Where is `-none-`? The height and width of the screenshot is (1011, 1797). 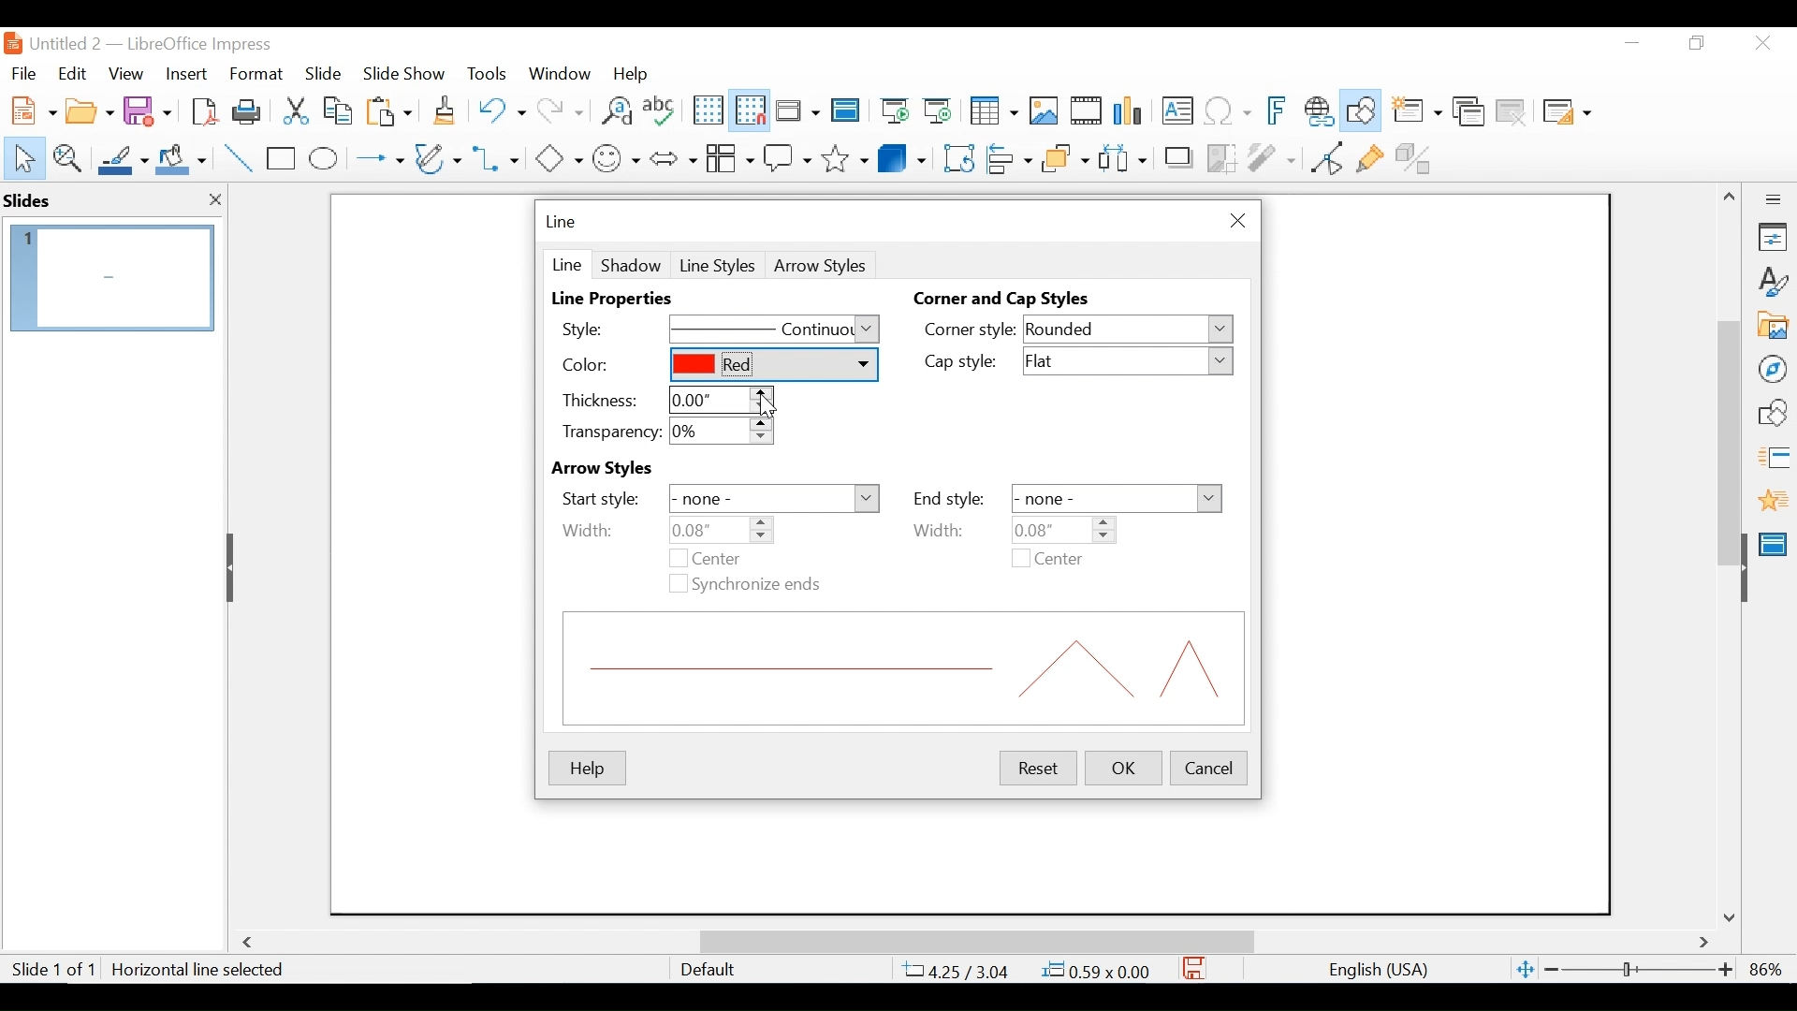
-none- is located at coordinates (1117, 498).